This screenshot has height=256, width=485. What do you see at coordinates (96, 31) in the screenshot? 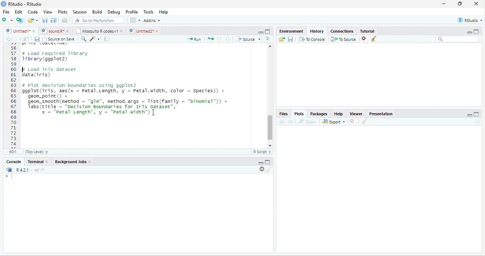
I see `Mosquito R codes.v1` at bounding box center [96, 31].